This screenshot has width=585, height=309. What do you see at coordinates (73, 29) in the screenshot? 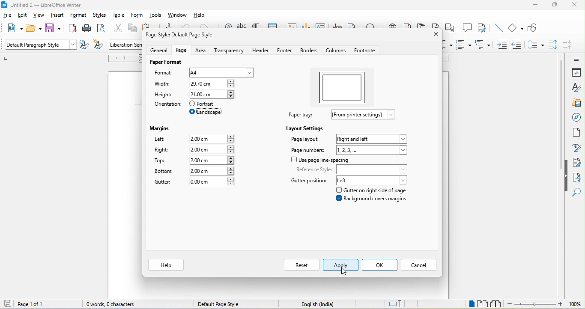
I see `export directly as pdf` at bounding box center [73, 29].